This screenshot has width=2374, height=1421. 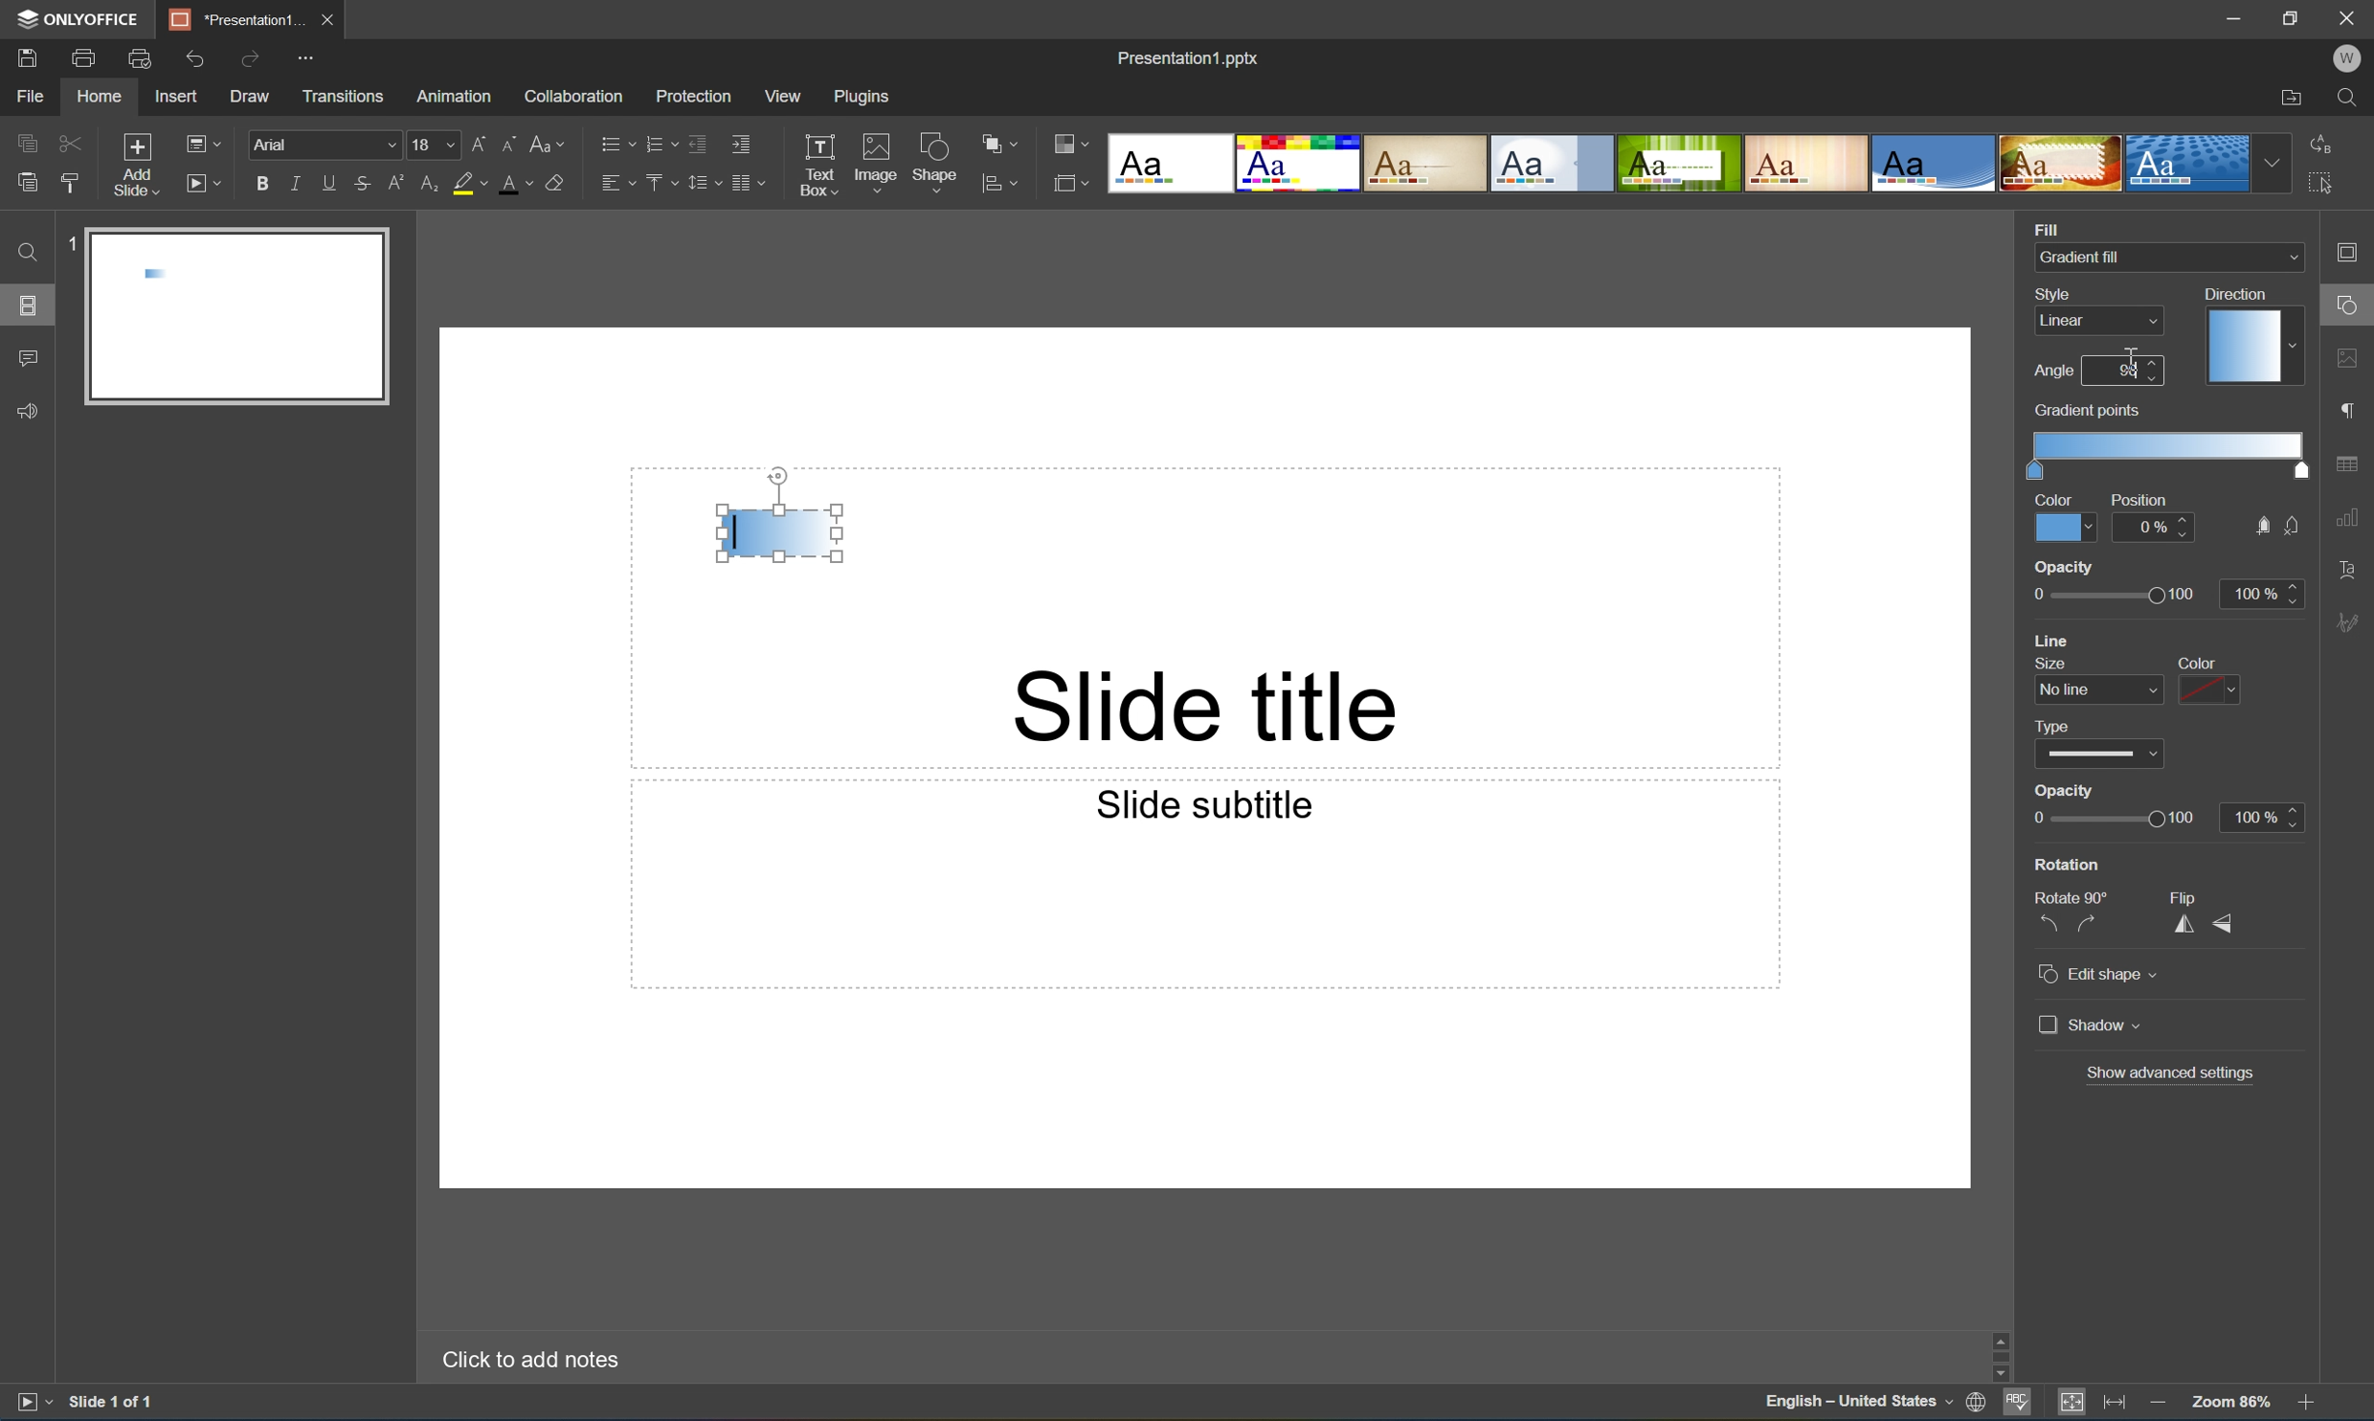 I want to click on paragraph settings, so click(x=2352, y=407).